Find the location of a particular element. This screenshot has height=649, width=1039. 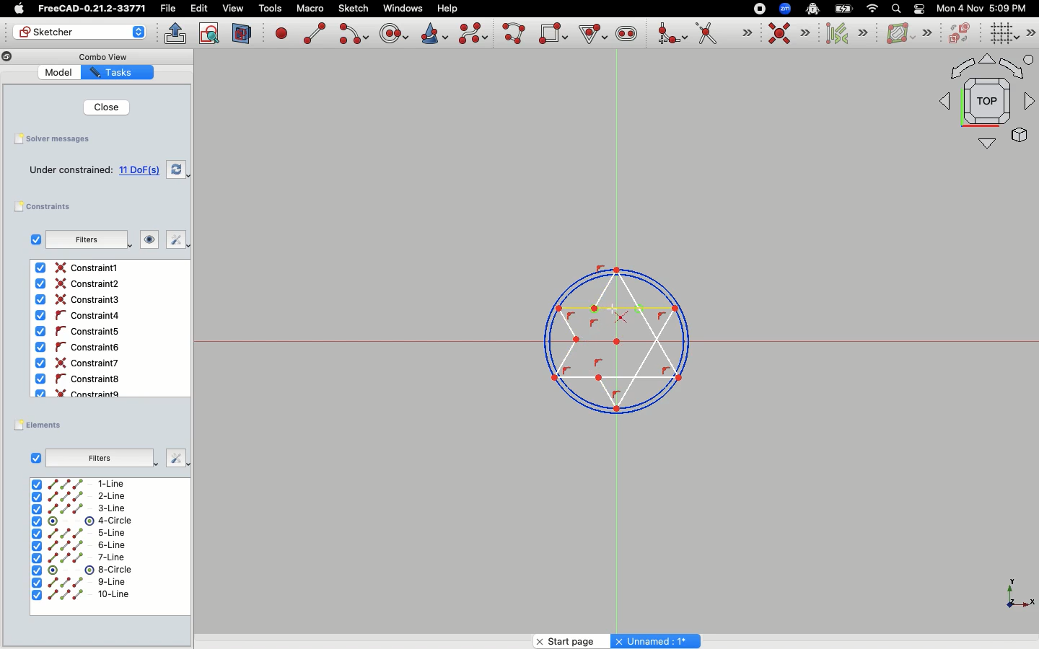

Create rectangle is located at coordinates (553, 33).